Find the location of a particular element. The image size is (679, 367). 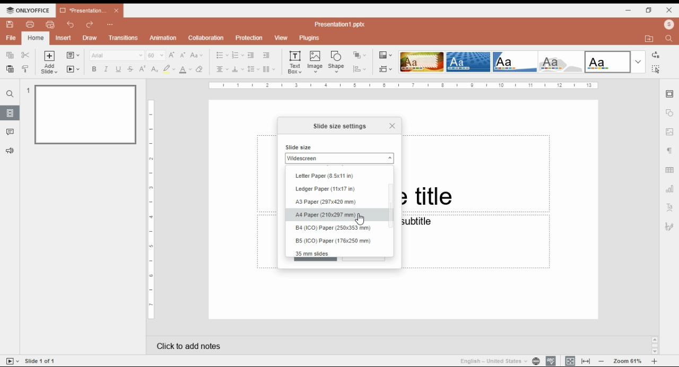

comments is located at coordinates (10, 132).